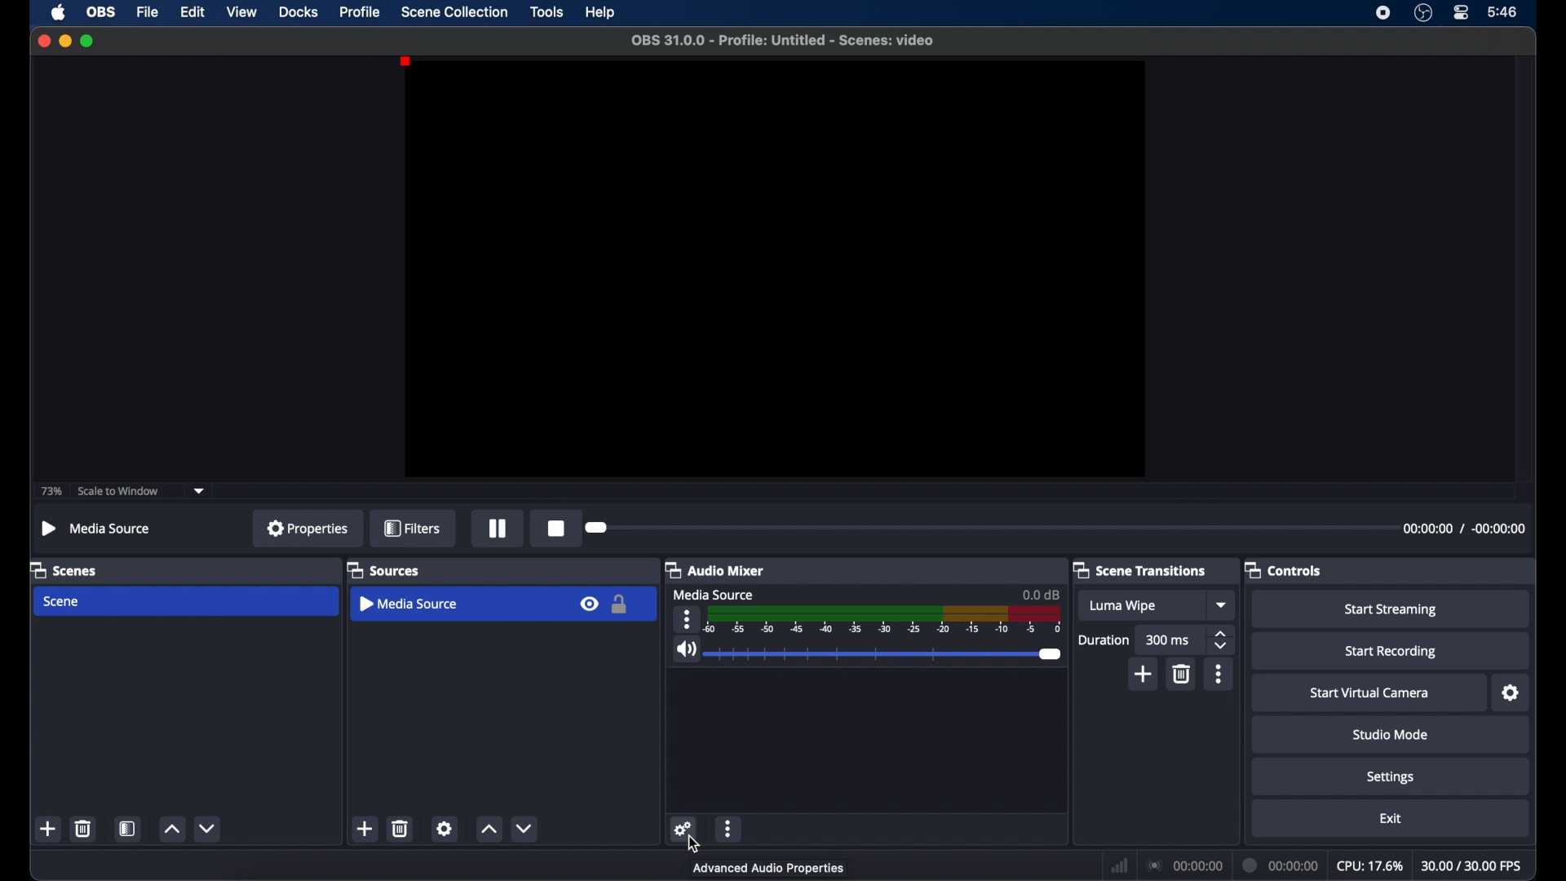  What do you see at coordinates (241, 12) in the screenshot?
I see `view` at bounding box center [241, 12].